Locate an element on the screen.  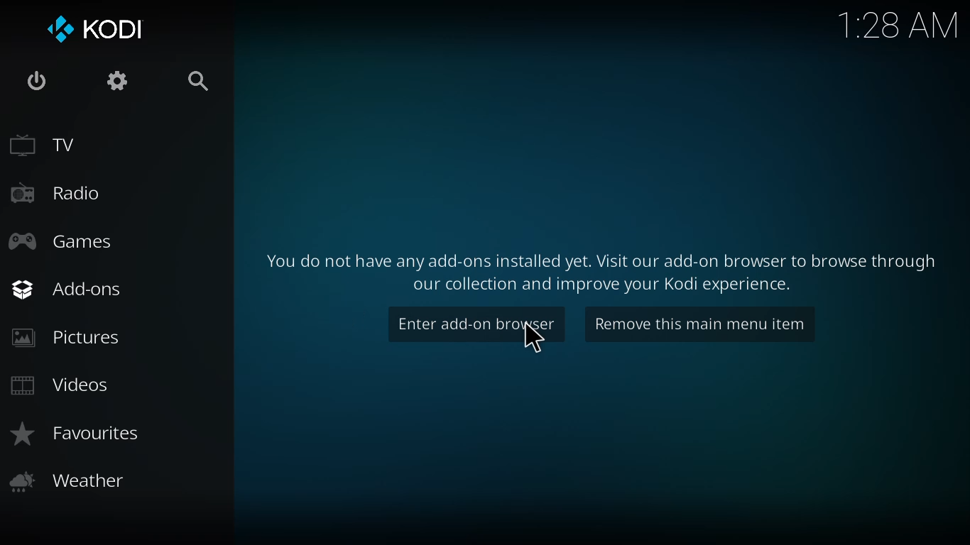
favorites is located at coordinates (78, 434).